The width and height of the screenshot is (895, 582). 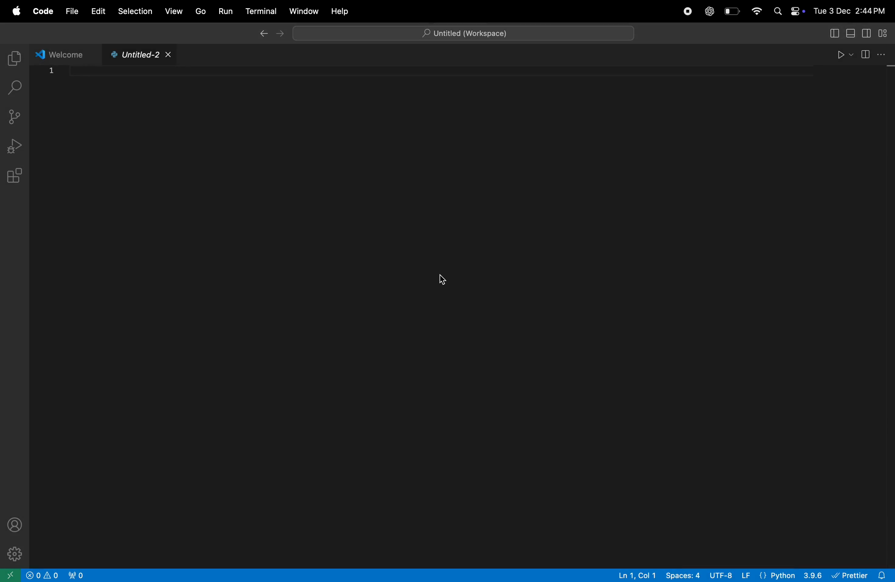 I want to click on selection, so click(x=135, y=11).